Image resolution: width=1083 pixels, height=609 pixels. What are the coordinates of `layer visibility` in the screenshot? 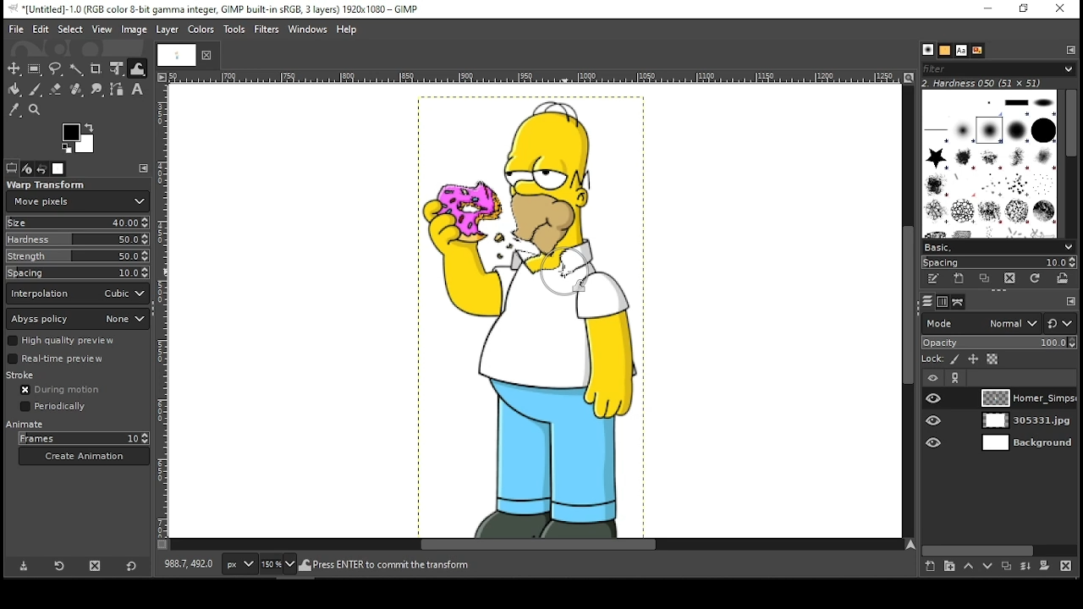 It's located at (932, 377).